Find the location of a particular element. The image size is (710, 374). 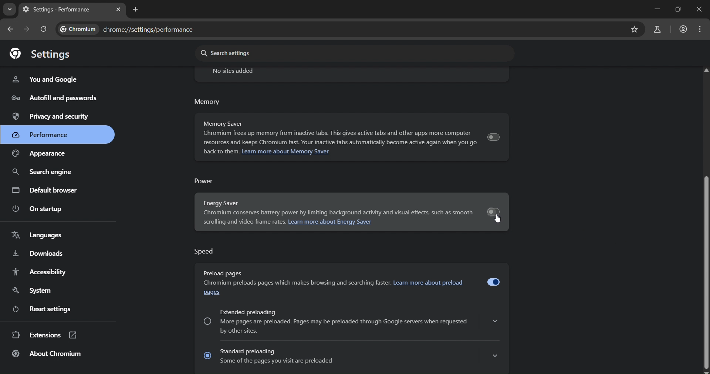

learn mroe about preload is located at coordinates (430, 282).